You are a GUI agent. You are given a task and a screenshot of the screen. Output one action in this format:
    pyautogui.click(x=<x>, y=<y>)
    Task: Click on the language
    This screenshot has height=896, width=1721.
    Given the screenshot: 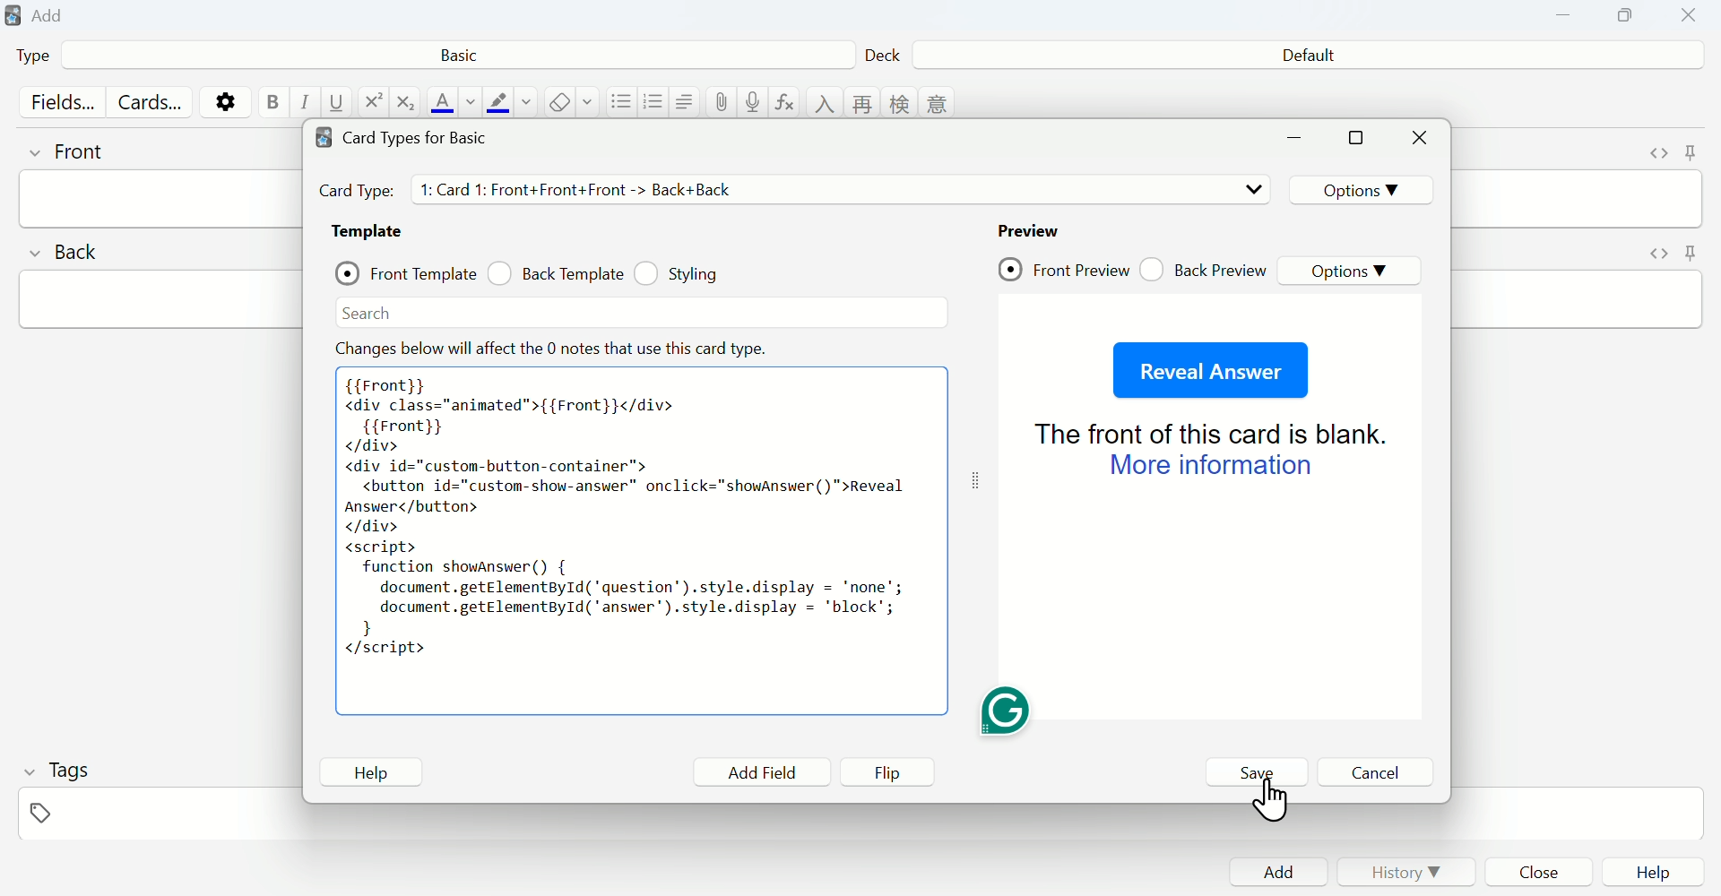 What is the action you would take?
    pyautogui.click(x=823, y=102)
    